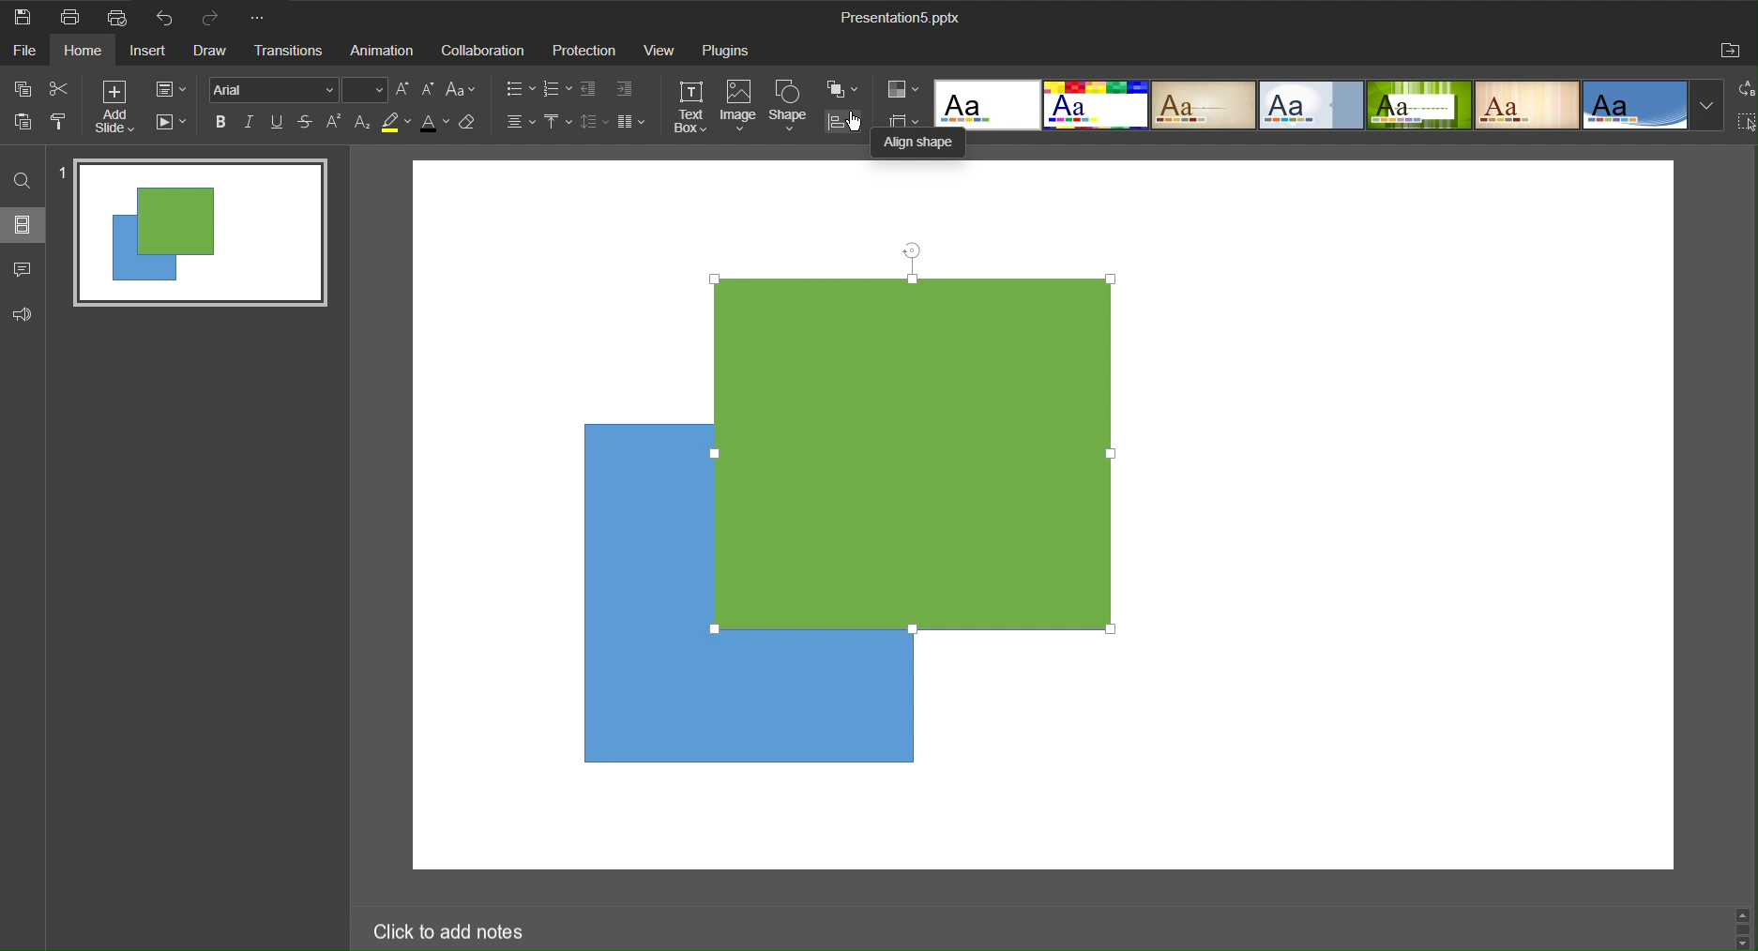 The width and height of the screenshot is (1758, 951). I want to click on Vertical Align, so click(557, 124).